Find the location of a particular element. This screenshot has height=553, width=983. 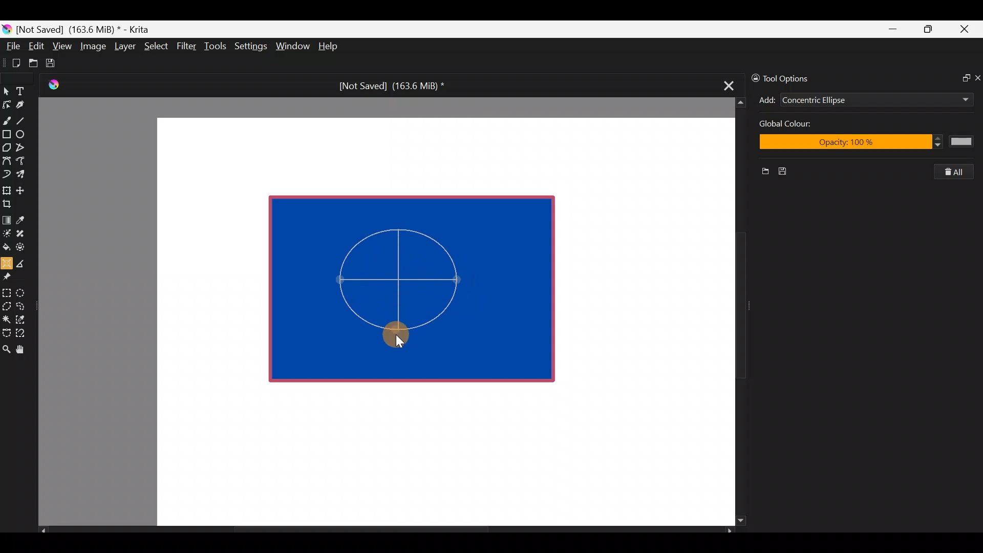

Tool options is located at coordinates (796, 78).